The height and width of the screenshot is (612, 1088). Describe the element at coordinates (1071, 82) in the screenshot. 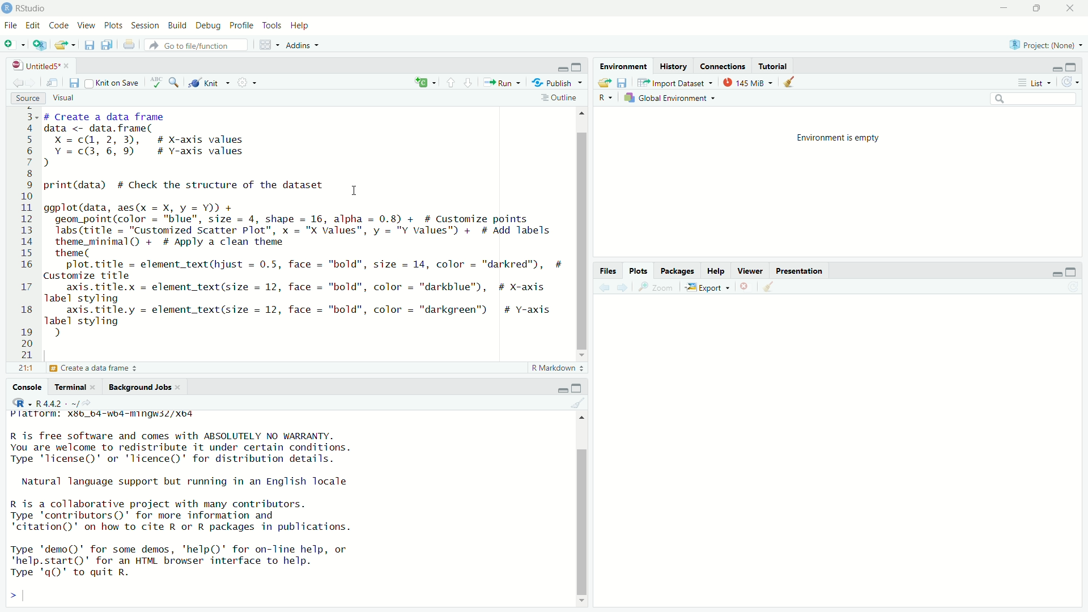

I see `Refresh the list oof object in the Environment` at that location.